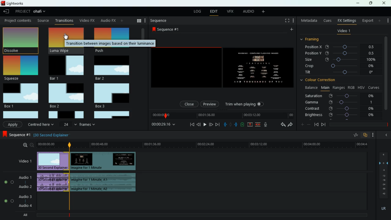 The height and width of the screenshot is (220, 391). I want to click on cursor, so click(68, 36).